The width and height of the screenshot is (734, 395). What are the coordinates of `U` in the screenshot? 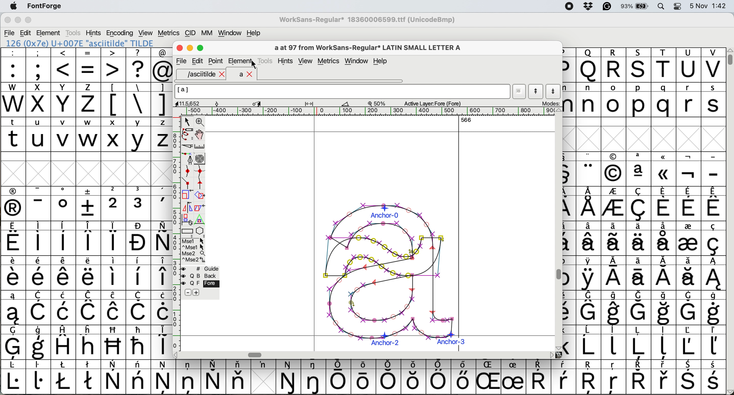 It's located at (688, 65).